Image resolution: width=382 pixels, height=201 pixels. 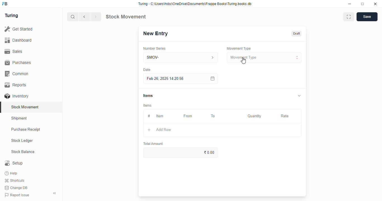 I want to click on draft, so click(x=297, y=33).